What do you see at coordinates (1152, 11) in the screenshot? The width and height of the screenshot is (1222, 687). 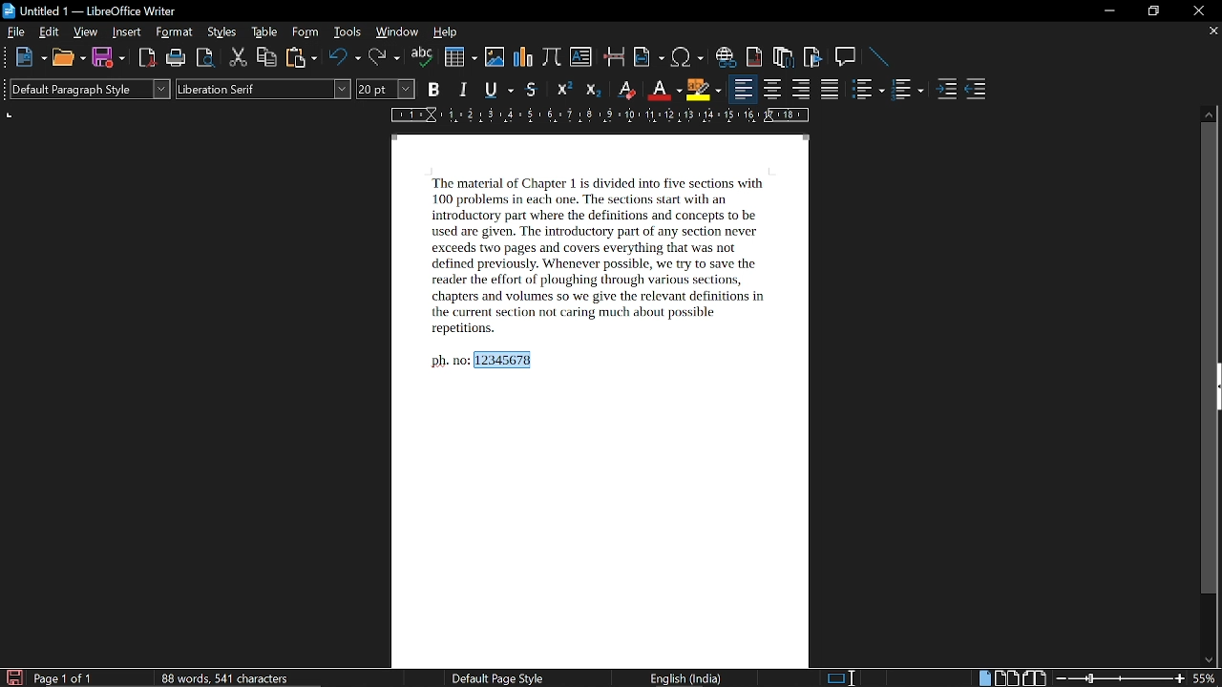 I see `restore down` at bounding box center [1152, 11].